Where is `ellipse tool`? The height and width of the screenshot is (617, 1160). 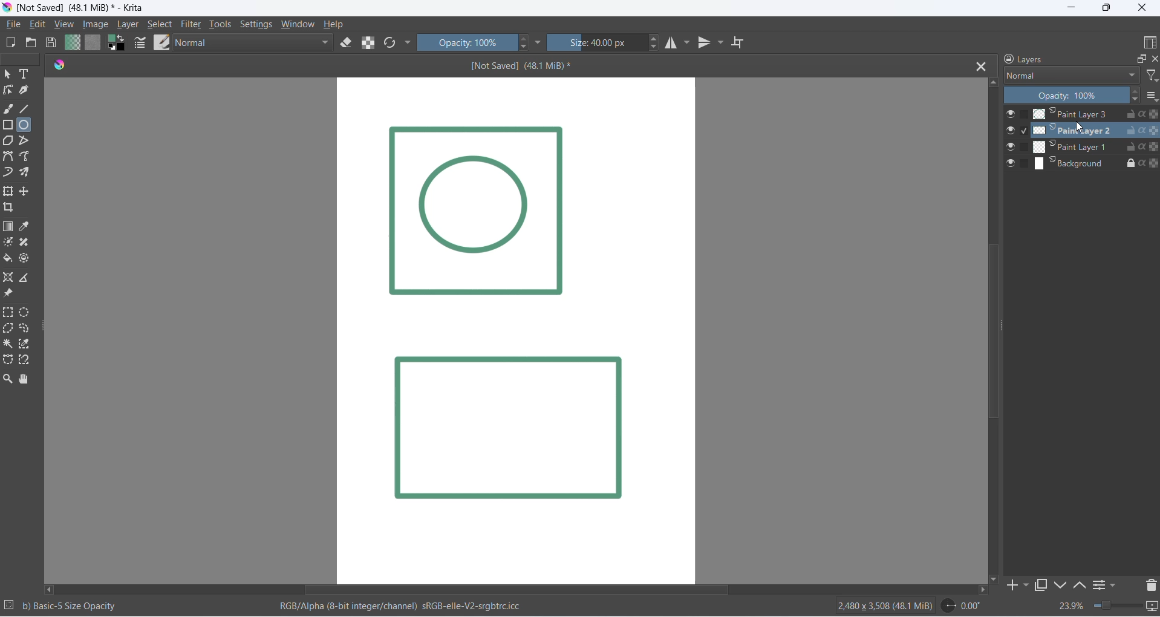 ellipse tool is located at coordinates (28, 126).